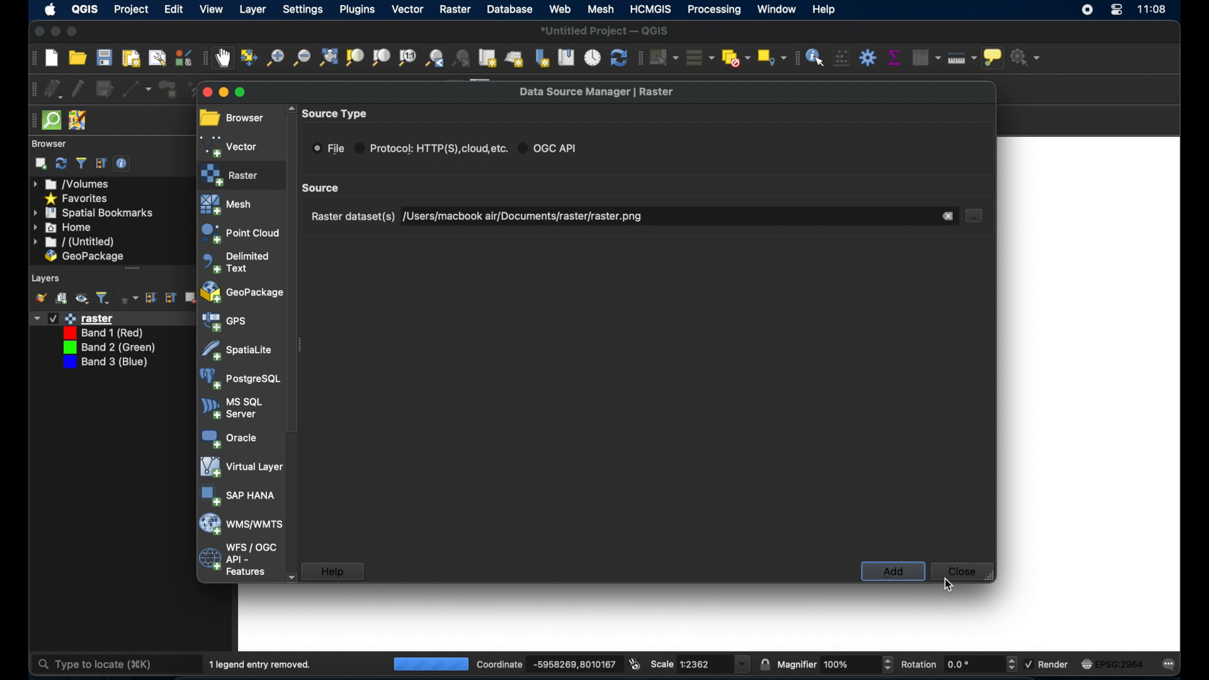  What do you see at coordinates (240, 378) in the screenshot?
I see `postgresql` at bounding box center [240, 378].